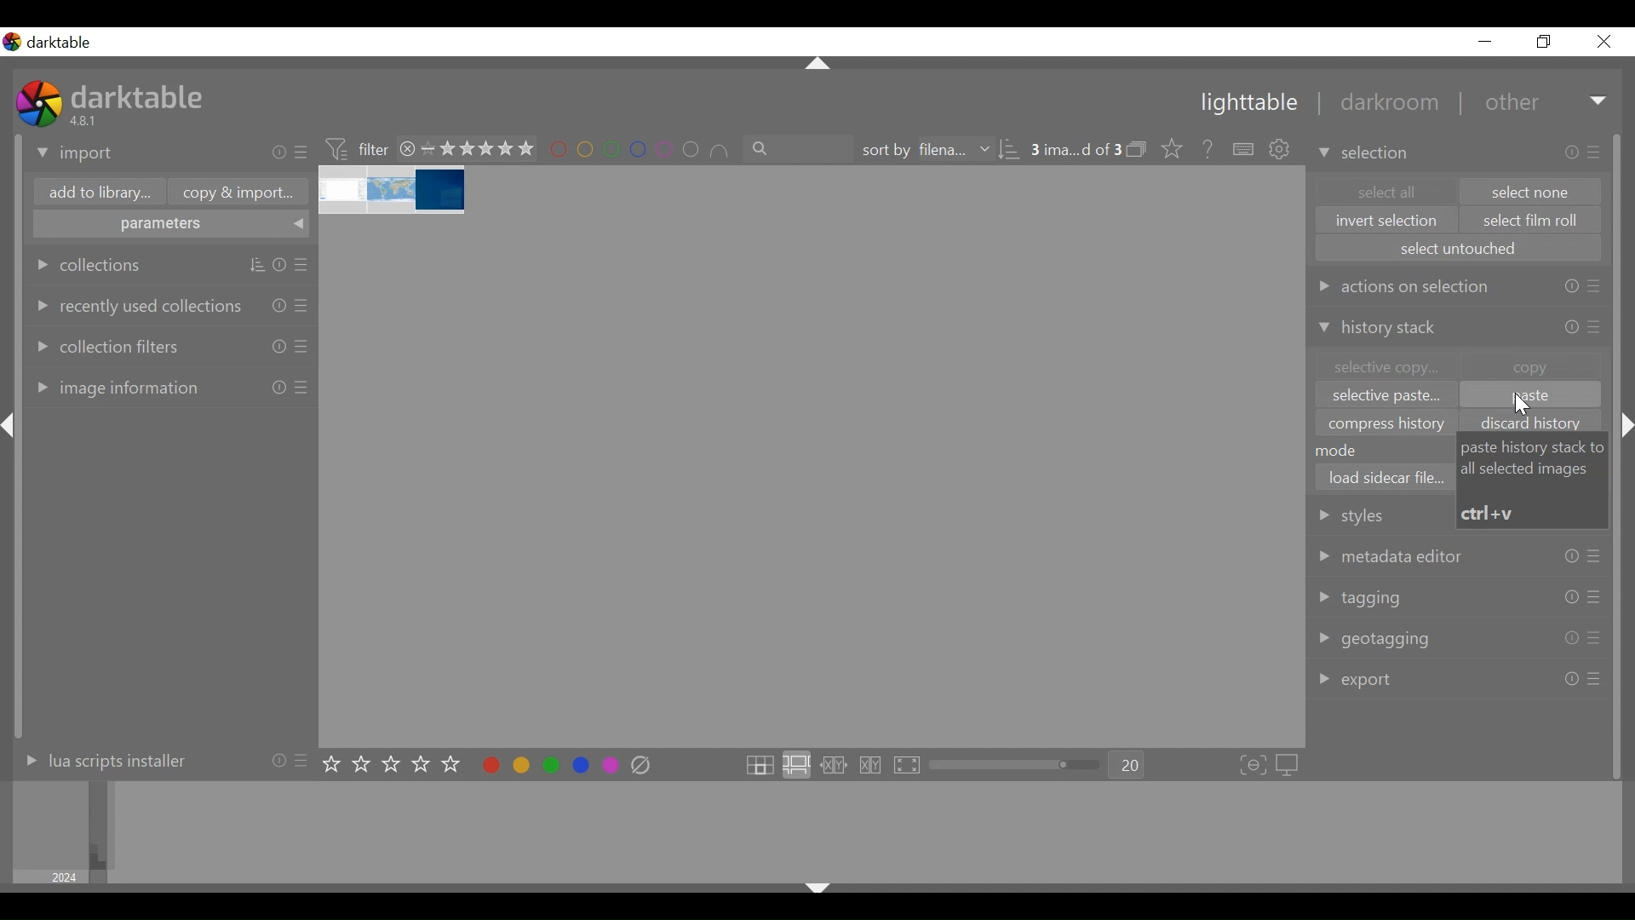 The image size is (1635, 920). Describe the element at coordinates (1593, 639) in the screenshot. I see `presets` at that location.